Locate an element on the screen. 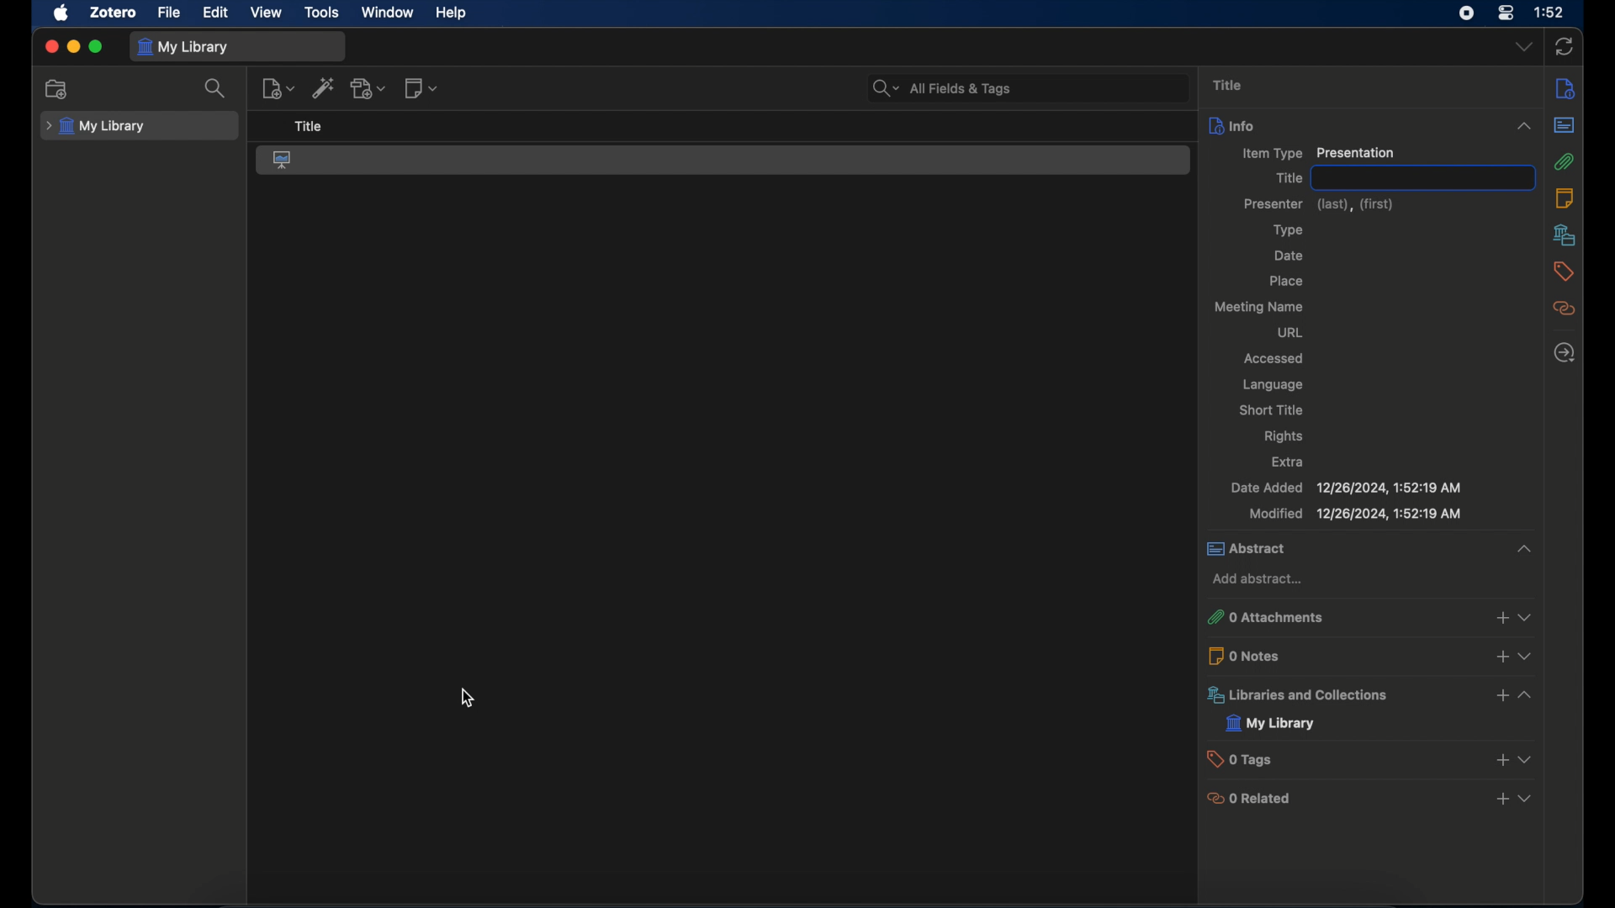 The image size is (1615, 908). locate is located at coordinates (1565, 354).